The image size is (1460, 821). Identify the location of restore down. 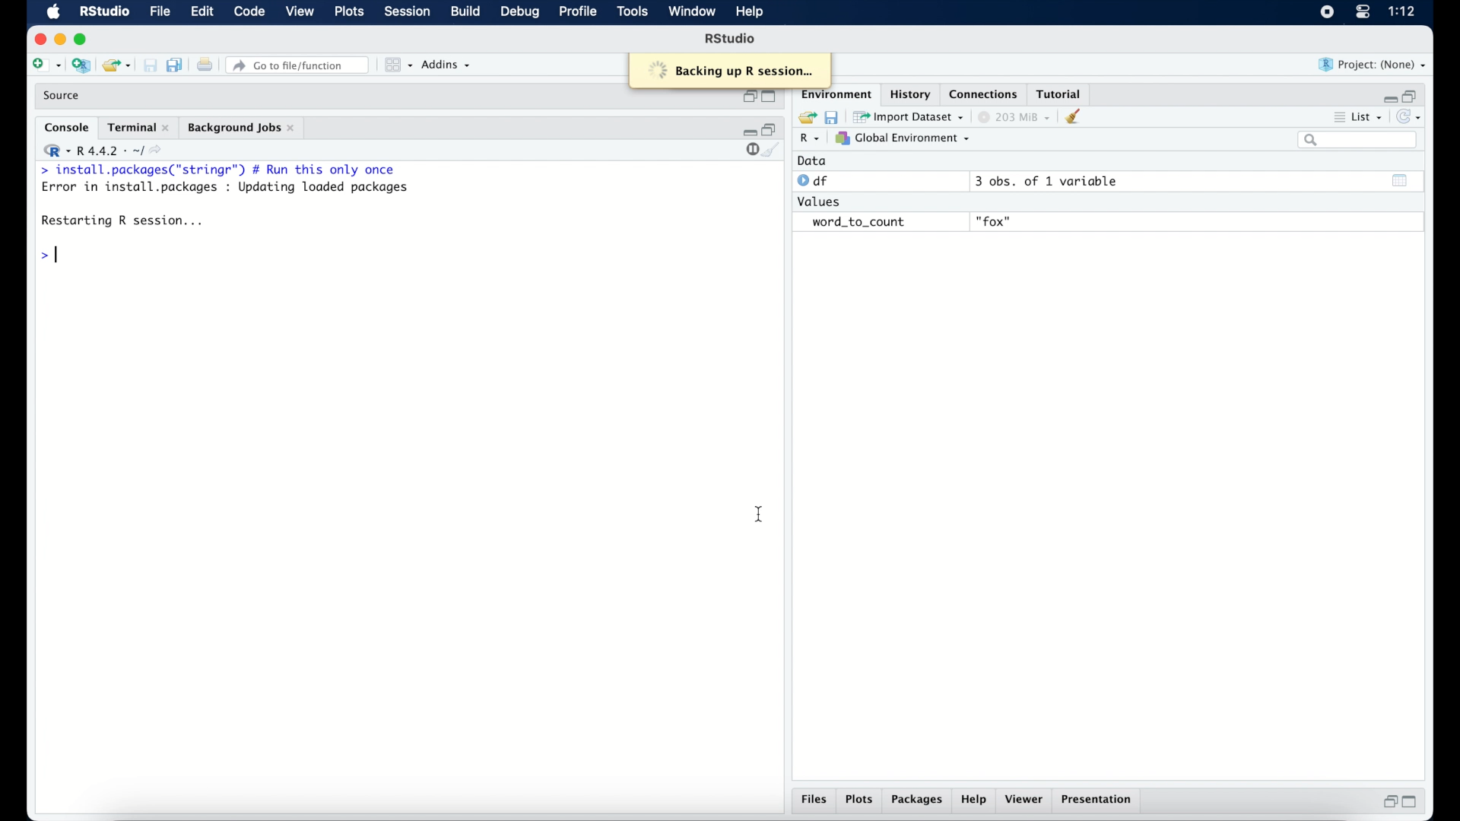
(748, 100).